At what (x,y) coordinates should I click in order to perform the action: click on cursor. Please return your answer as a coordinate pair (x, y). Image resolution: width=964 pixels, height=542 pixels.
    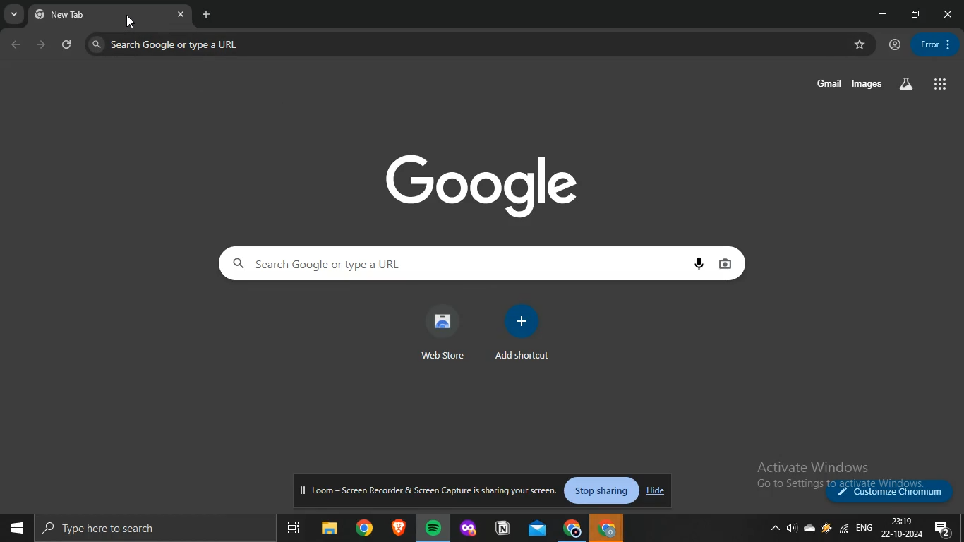
    Looking at the image, I should click on (129, 21).